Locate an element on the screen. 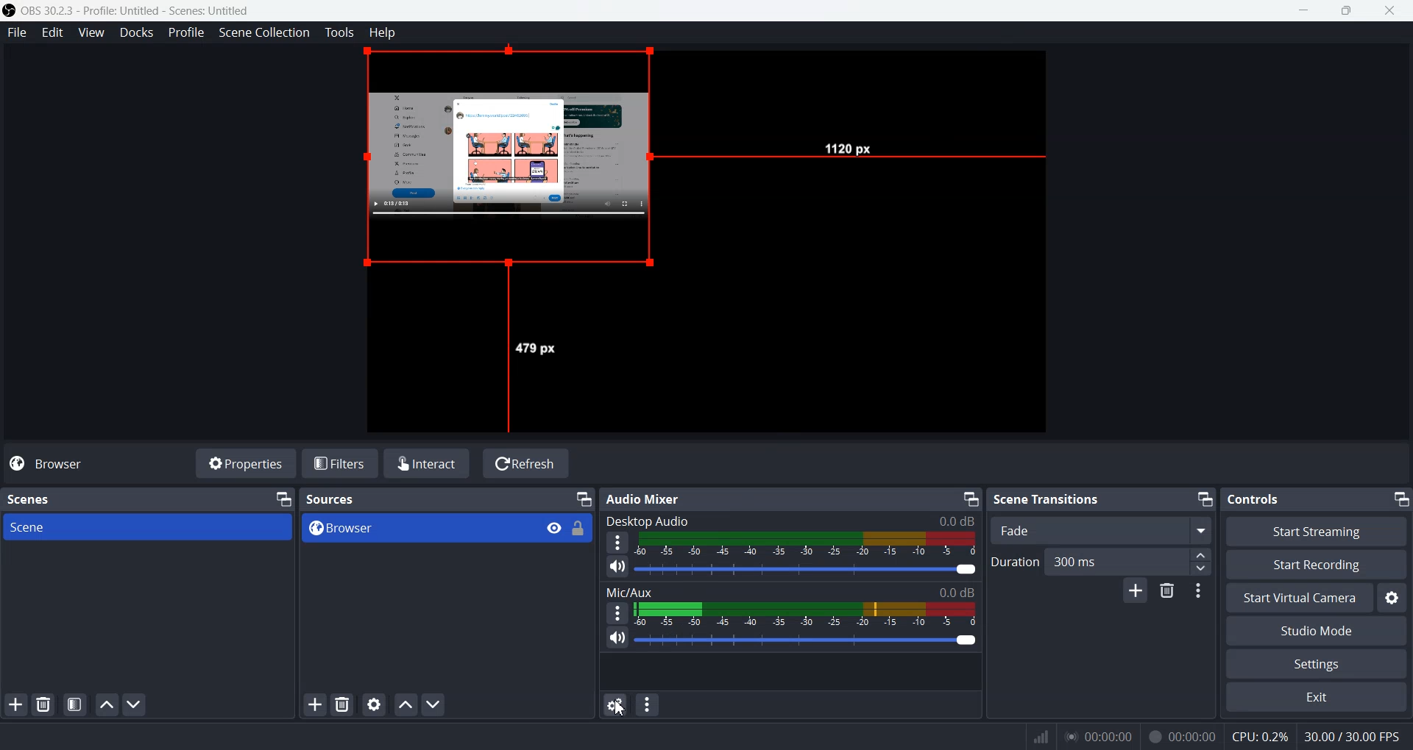 The height and width of the screenshot is (750, 1413). Scenes is located at coordinates (28, 498).